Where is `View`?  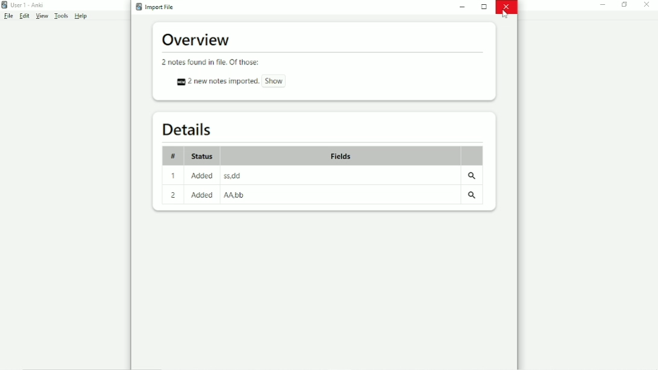
View is located at coordinates (42, 16).